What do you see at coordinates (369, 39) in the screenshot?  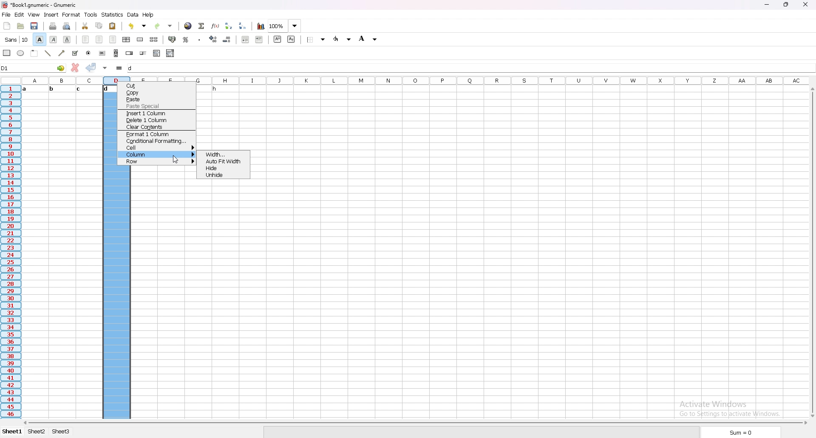 I see `background` at bounding box center [369, 39].